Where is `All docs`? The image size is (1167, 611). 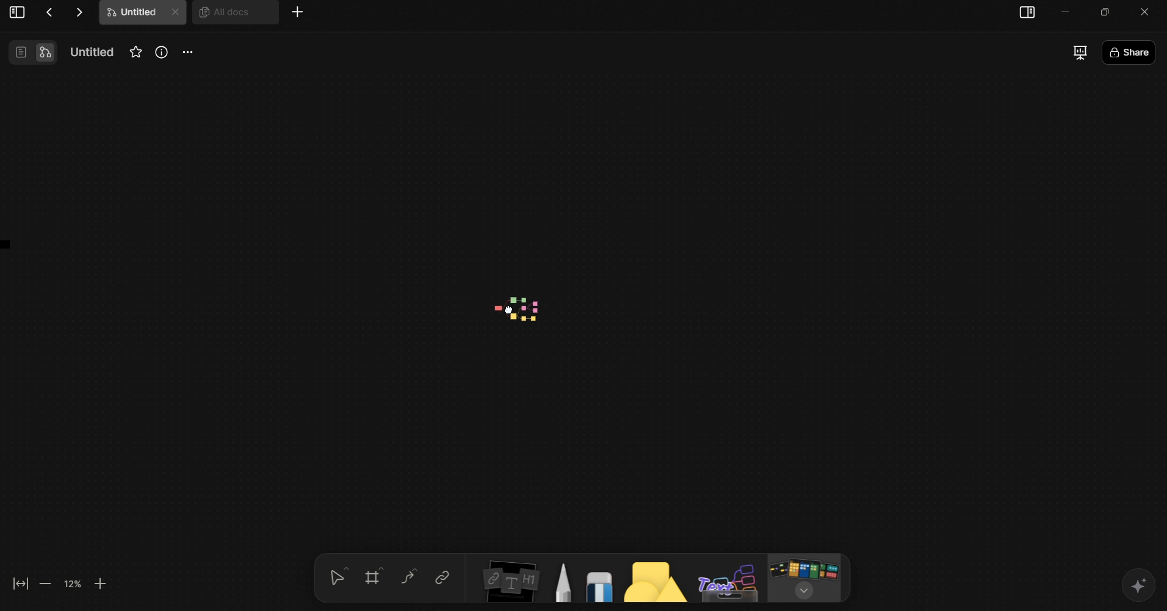 All docs is located at coordinates (233, 18).